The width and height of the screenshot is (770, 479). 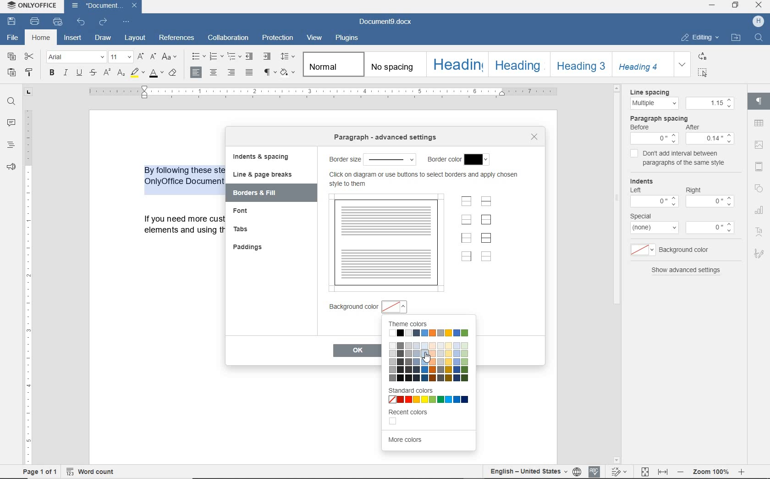 What do you see at coordinates (408, 322) in the screenshot?
I see `Theme colors` at bounding box center [408, 322].